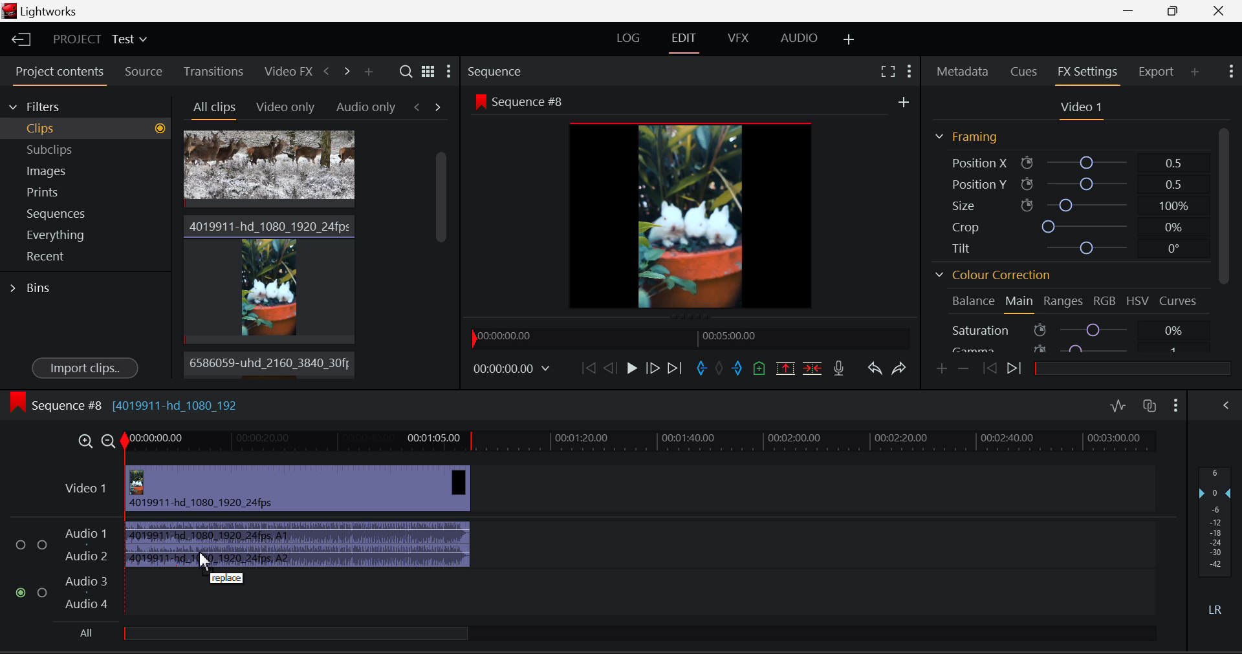  What do you see at coordinates (18, 38) in the screenshot?
I see `Back to Homepage` at bounding box center [18, 38].